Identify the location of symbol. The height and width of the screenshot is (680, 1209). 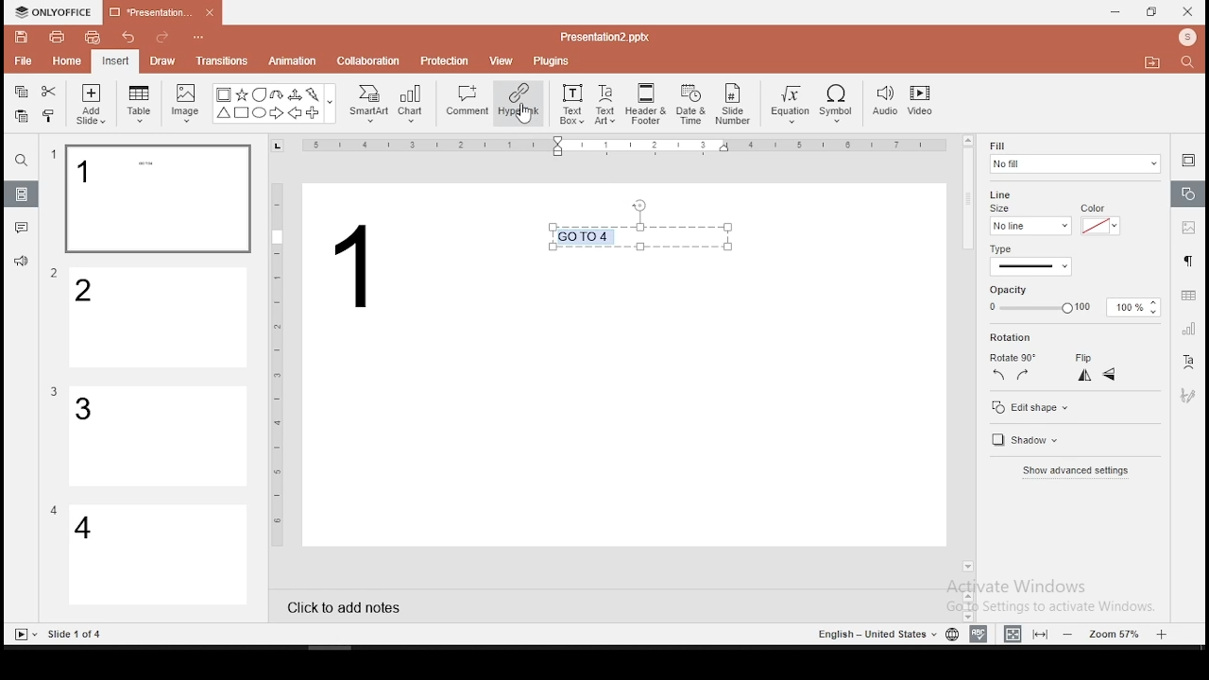
(840, 105).